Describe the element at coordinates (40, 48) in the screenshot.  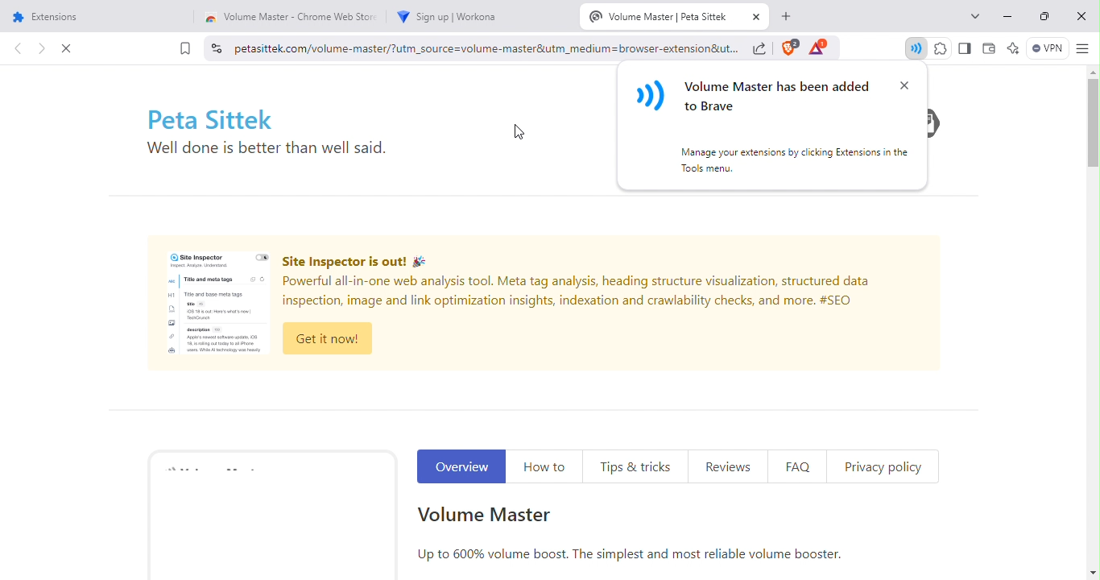
I see `click to go forward` at that location.